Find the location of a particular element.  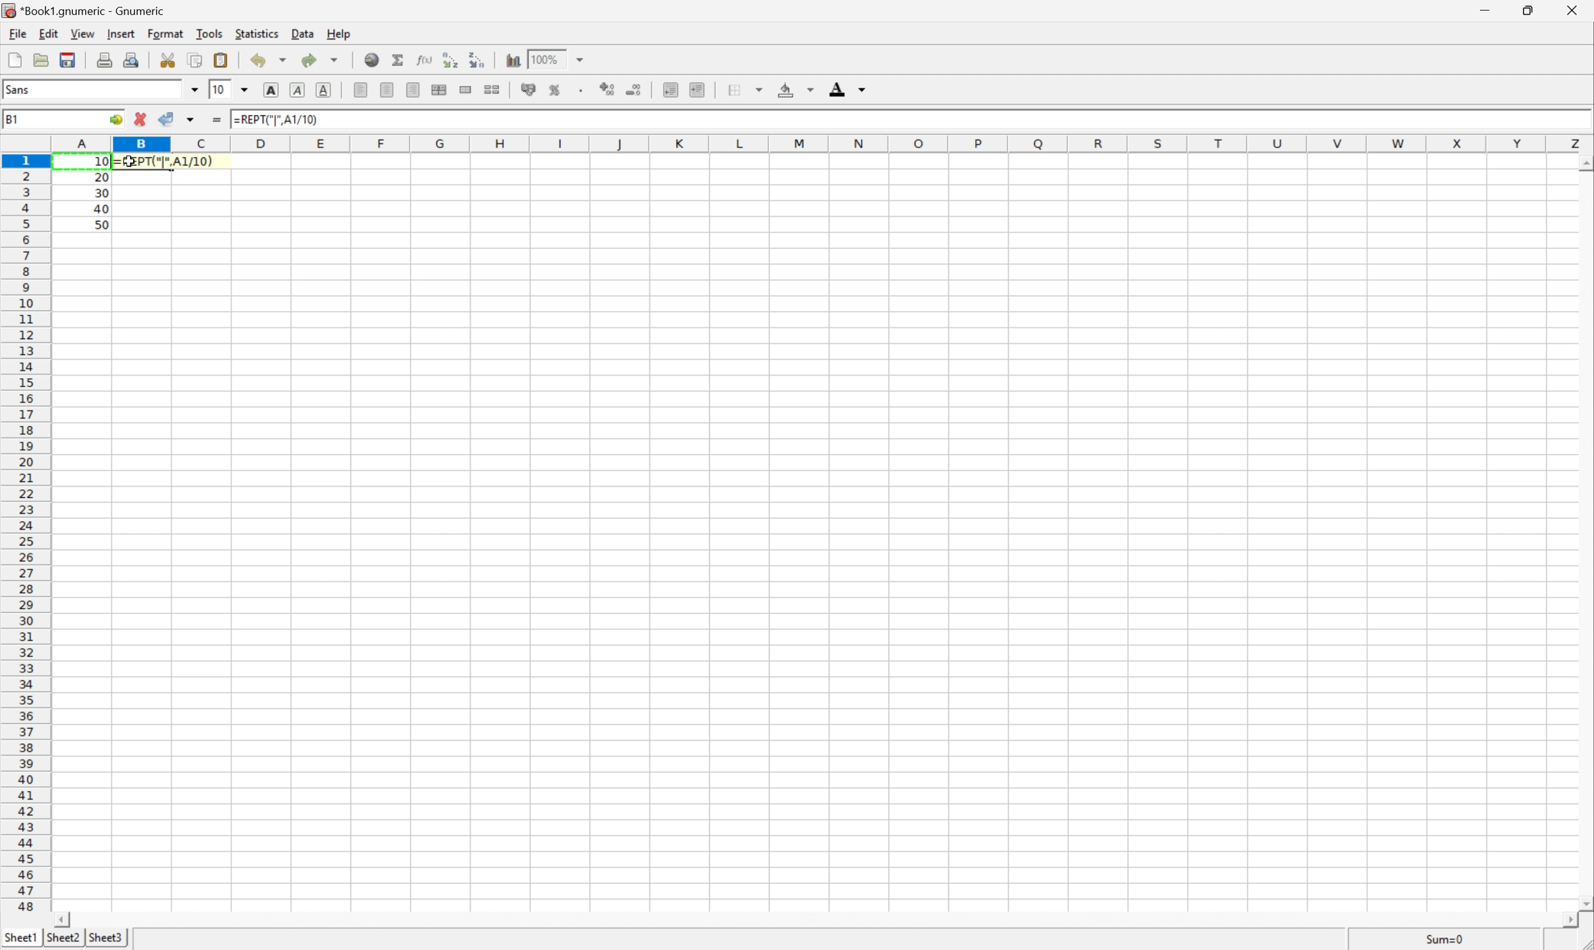

Cancel changes is located at coordinates (143, 120).